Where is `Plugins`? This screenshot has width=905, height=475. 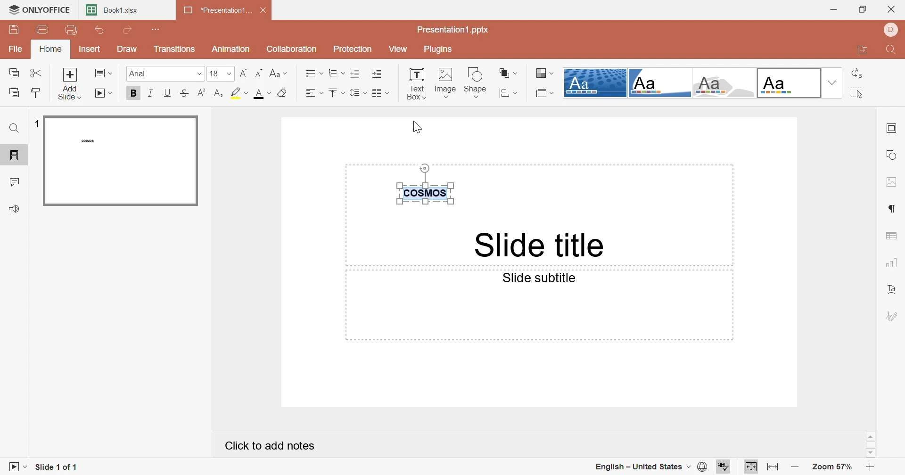 Plugins is located at coordinates (437, 49).